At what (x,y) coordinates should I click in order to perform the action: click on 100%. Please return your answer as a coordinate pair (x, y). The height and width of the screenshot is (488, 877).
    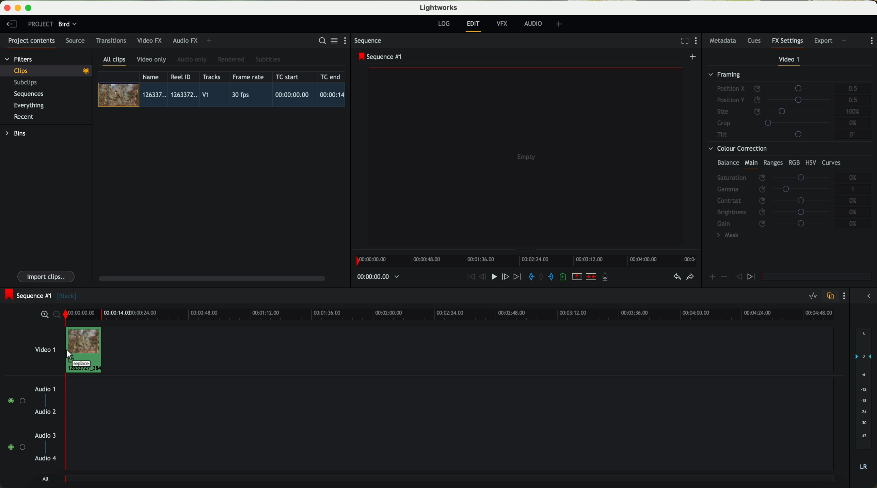
    Looking at the image, I should click on (855, 112).